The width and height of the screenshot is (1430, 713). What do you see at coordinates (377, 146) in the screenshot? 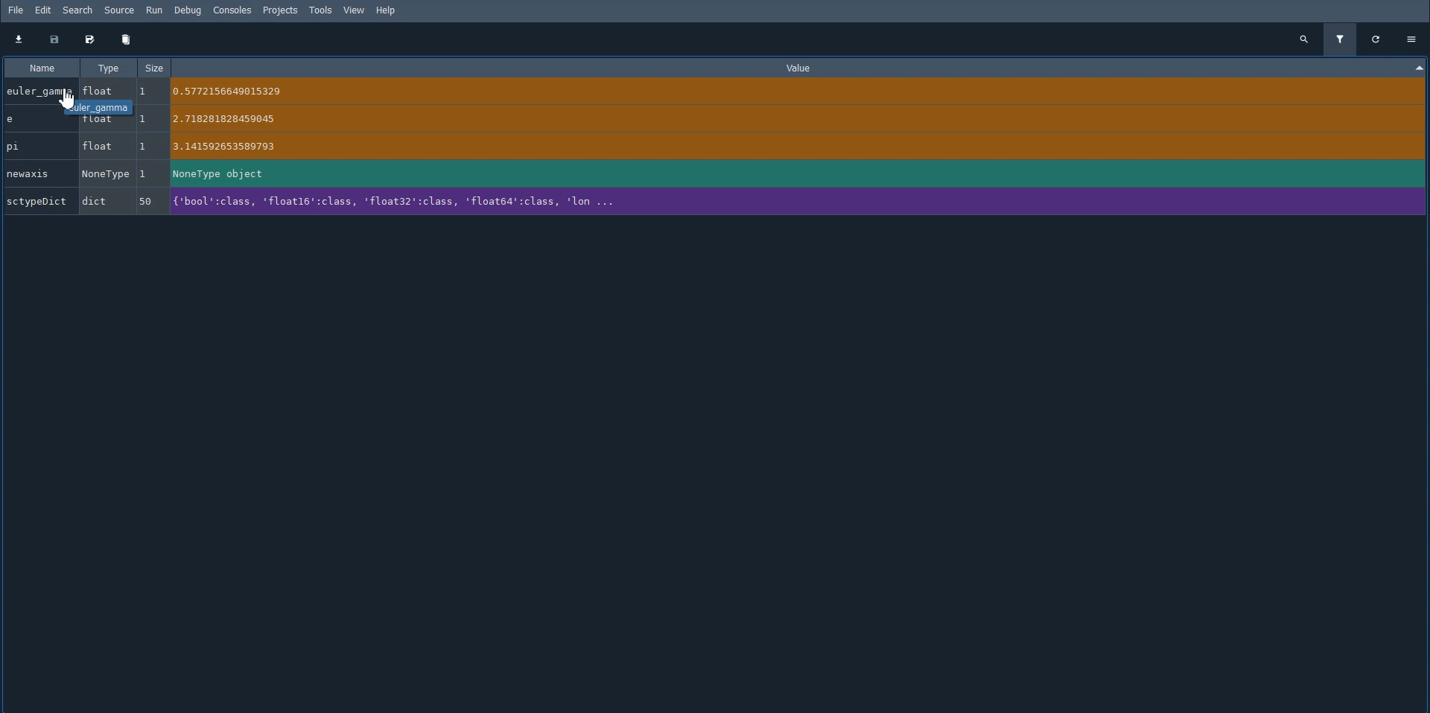
I see `pi` at bounding box center [377, 146].